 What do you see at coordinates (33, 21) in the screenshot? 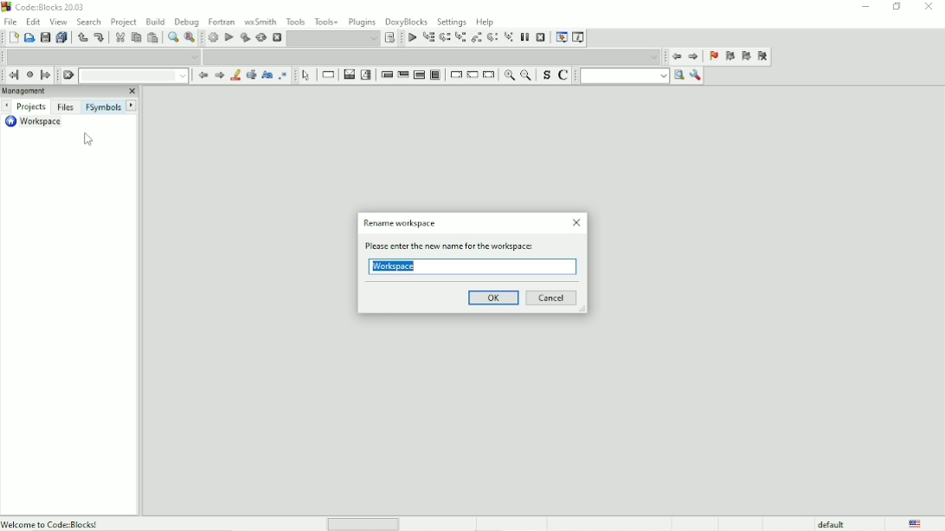
I see `Edit` at bounding box center [33, 21].